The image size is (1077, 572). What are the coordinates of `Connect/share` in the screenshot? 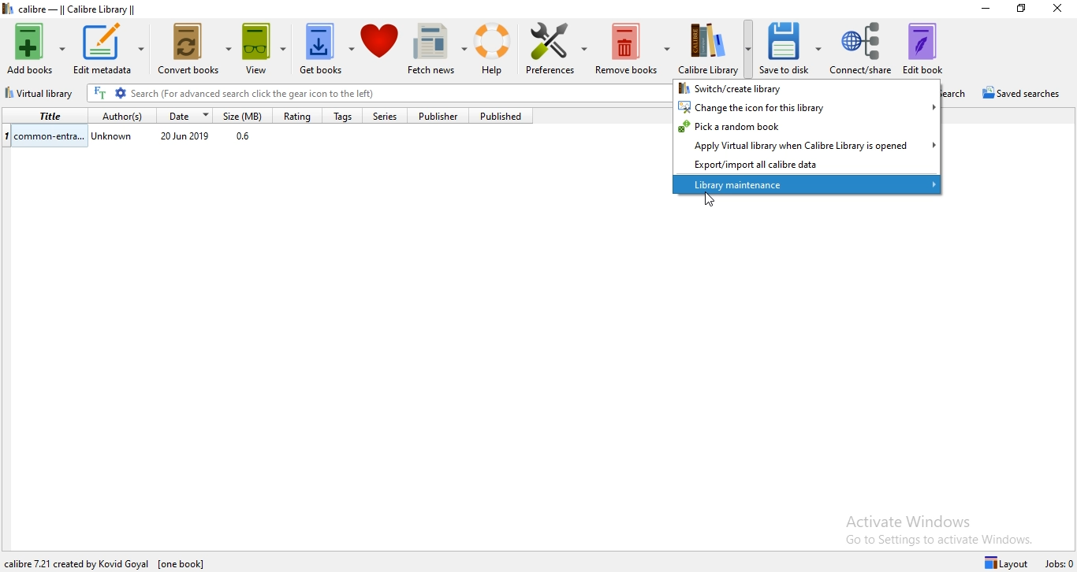 It's located at (862, 46).